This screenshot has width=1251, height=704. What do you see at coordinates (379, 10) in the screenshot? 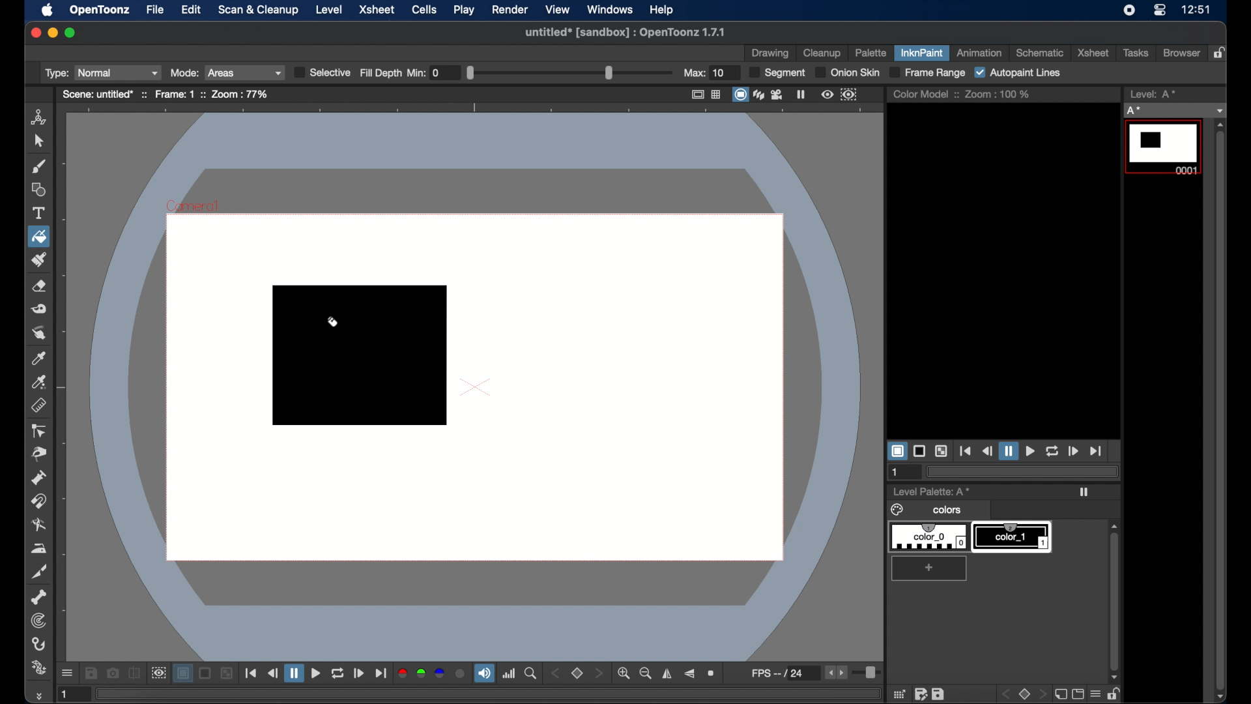
I see `xsheet` at bounding box center [379, 10].